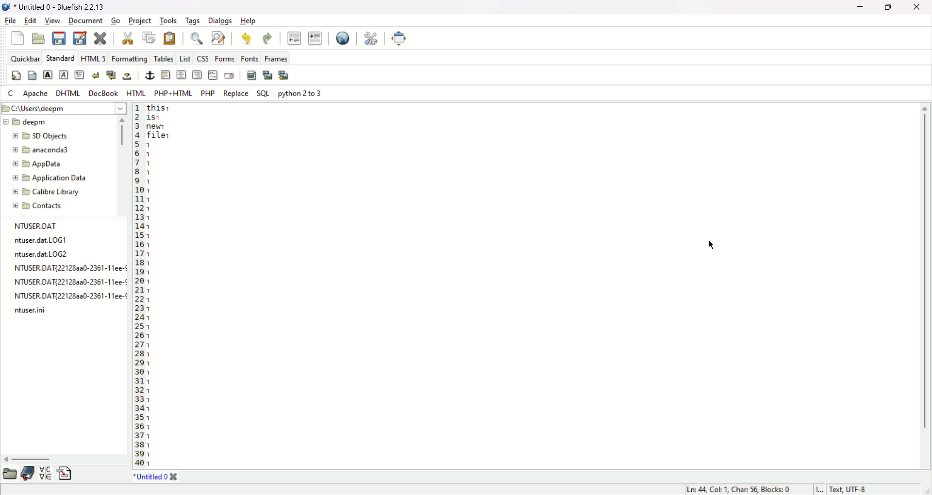 The image size is (932, 495). Describe the element at coordinates (294, 38) in the screenshot. I see `unindent` at that location.